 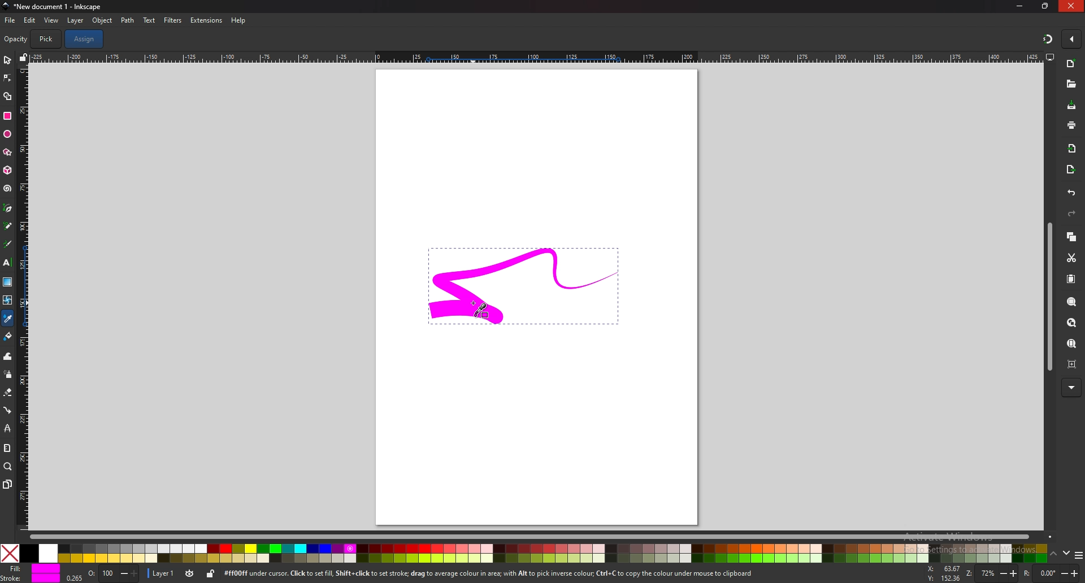 What do you see at coordinates (127, 19) in the screenshot?
I see `path` at bounding box center [127, 19].